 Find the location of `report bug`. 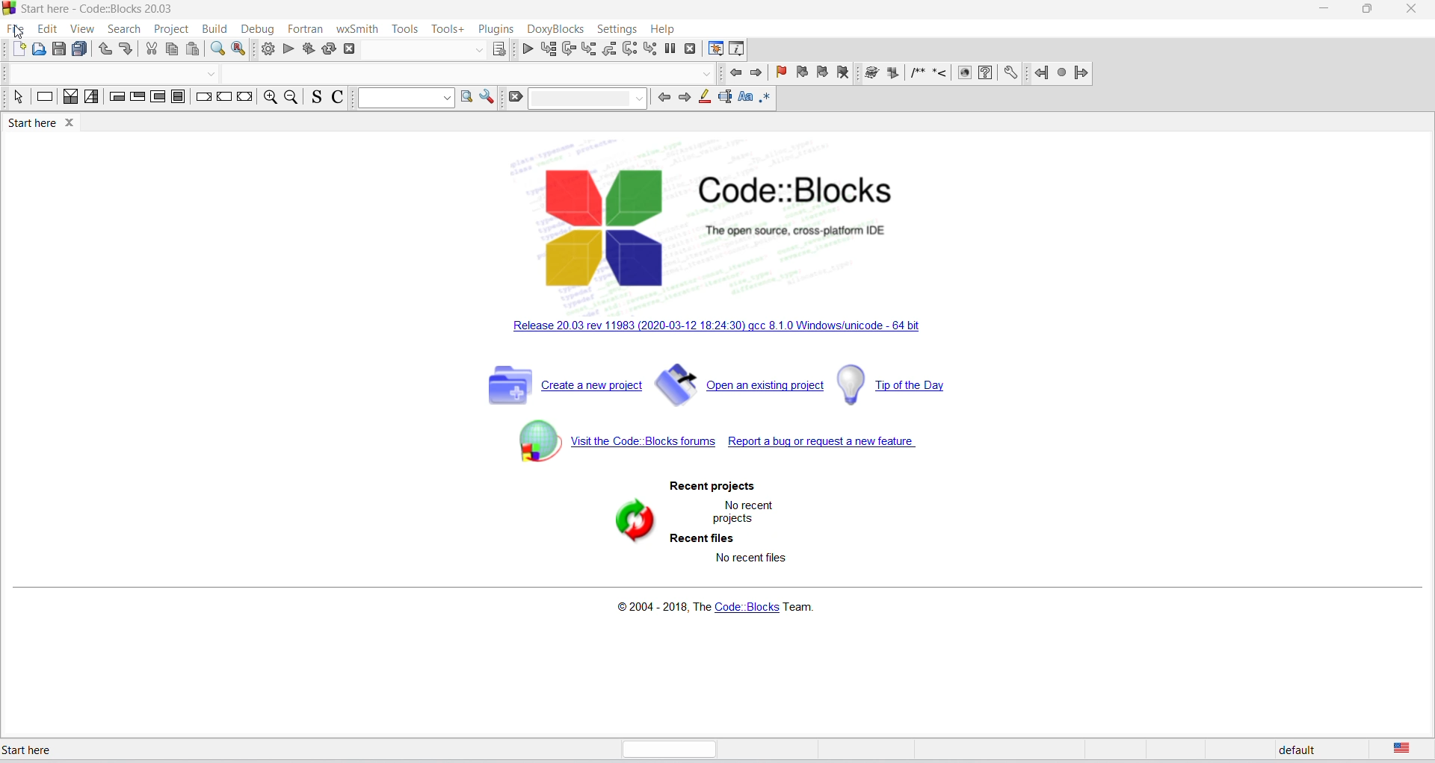

report bug is located at coordinates (845, 443).